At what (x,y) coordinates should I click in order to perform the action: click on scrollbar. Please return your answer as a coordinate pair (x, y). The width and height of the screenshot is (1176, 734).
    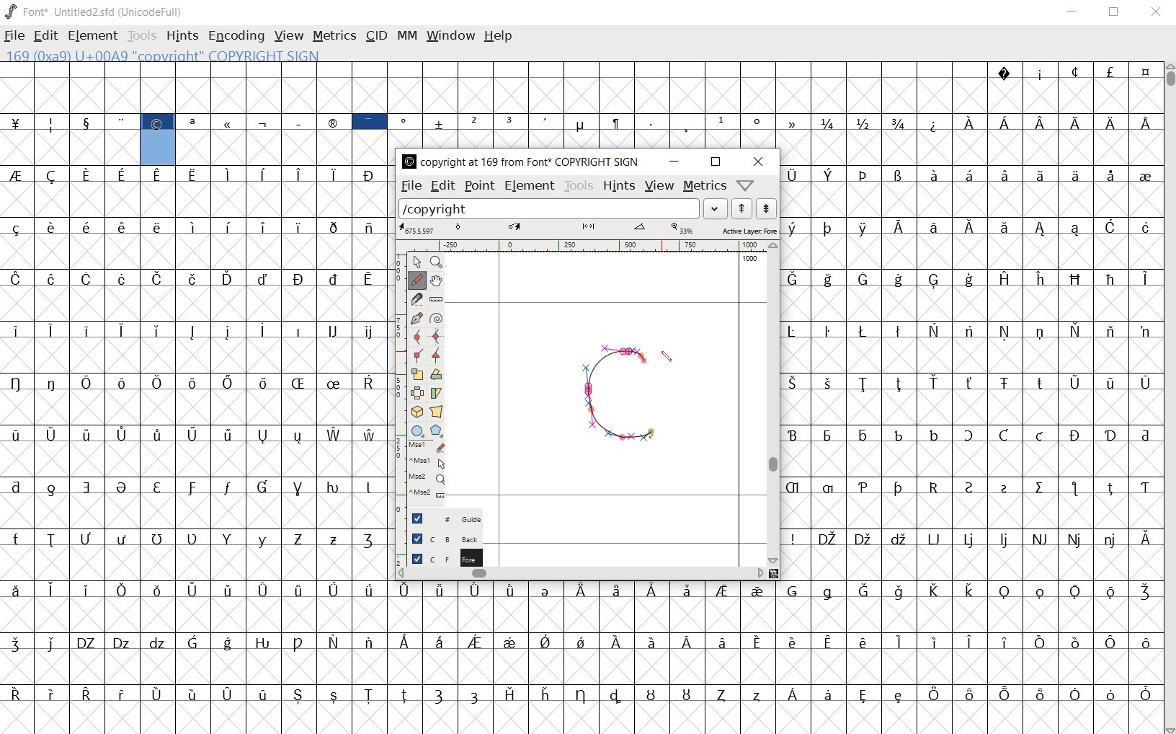
    Looking at the image, I should click on (1169, 399).